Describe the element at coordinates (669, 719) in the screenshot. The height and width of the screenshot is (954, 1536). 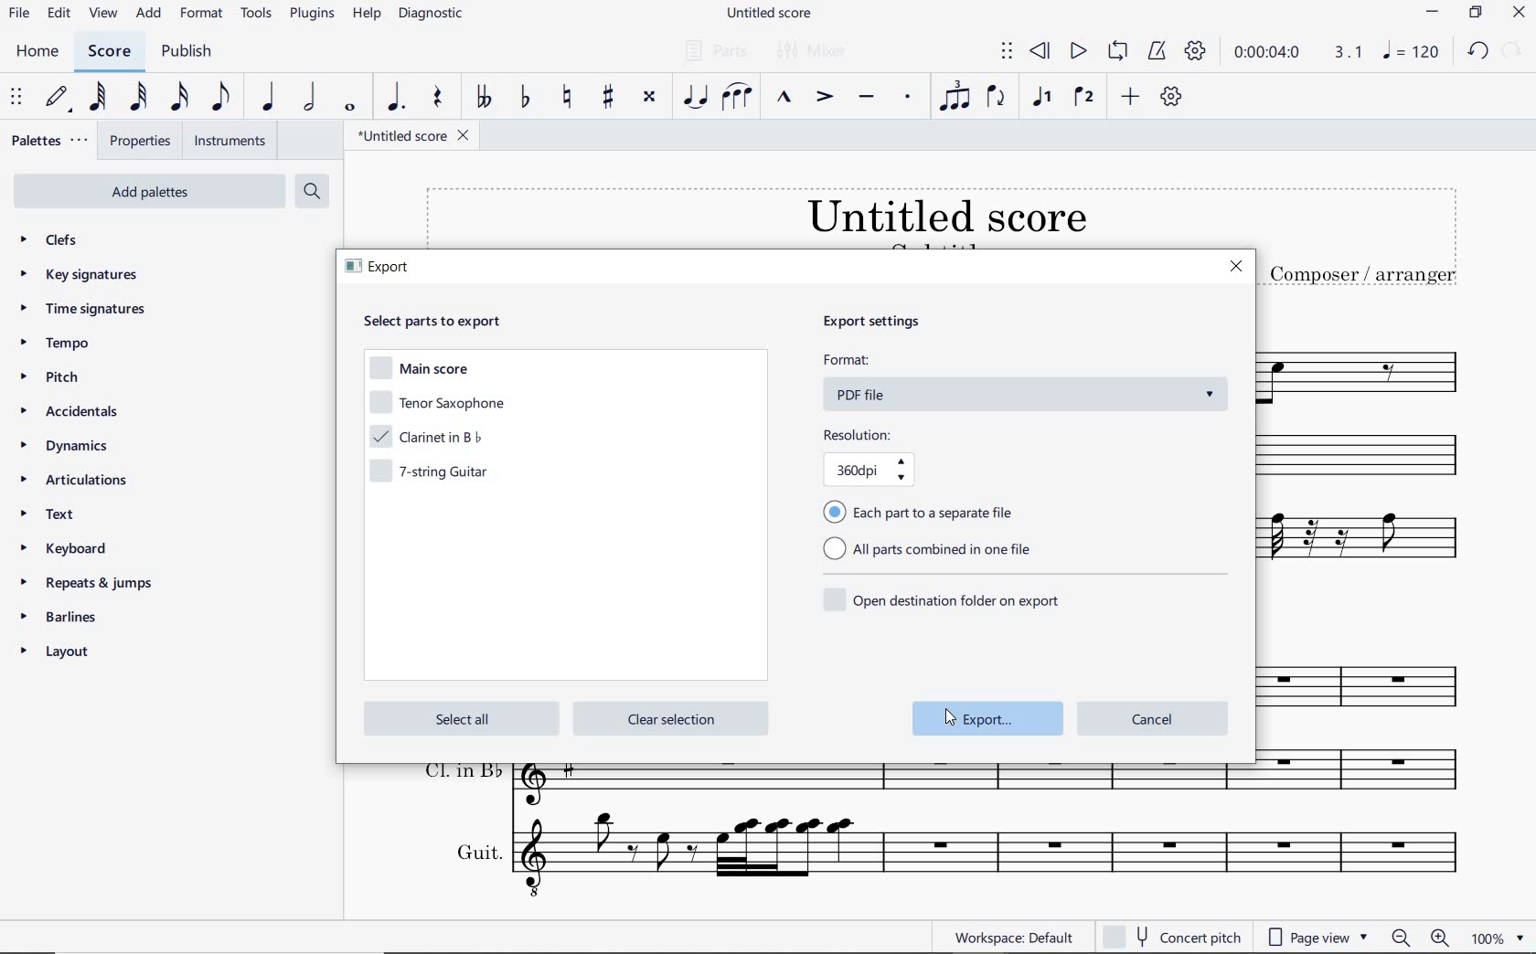
I see `clear selection` at that location.